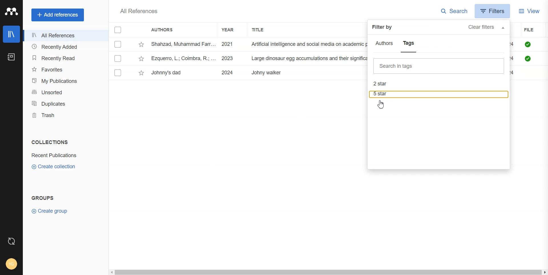 The height and width of the screenshot is (275, 548). What do you see at coordinates (55, 155) in the screenshot?
I see `Folder` at bounding box center [55, 155].